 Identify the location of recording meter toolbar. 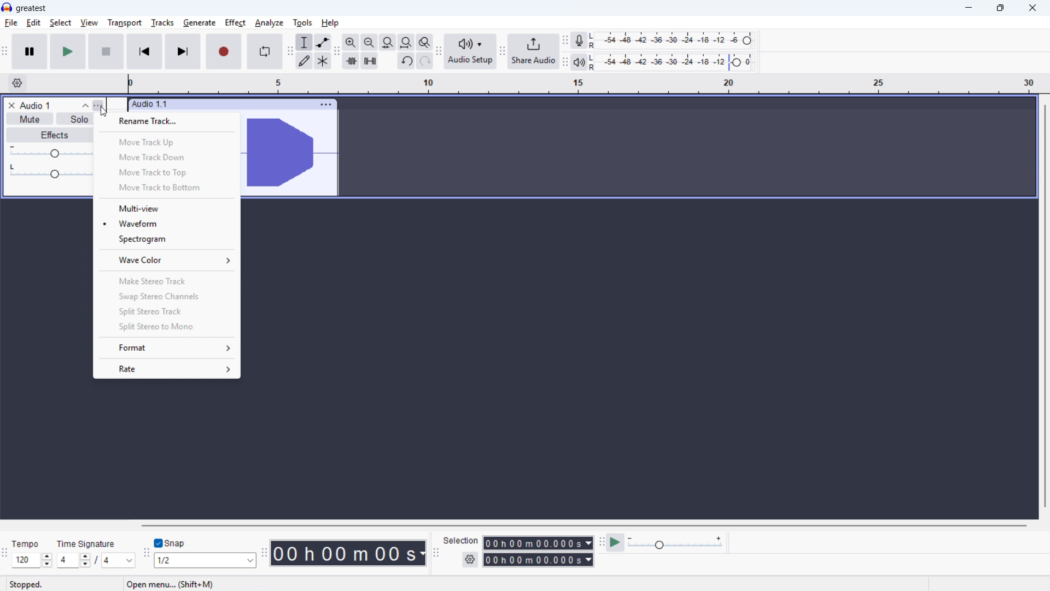
(564, 41).